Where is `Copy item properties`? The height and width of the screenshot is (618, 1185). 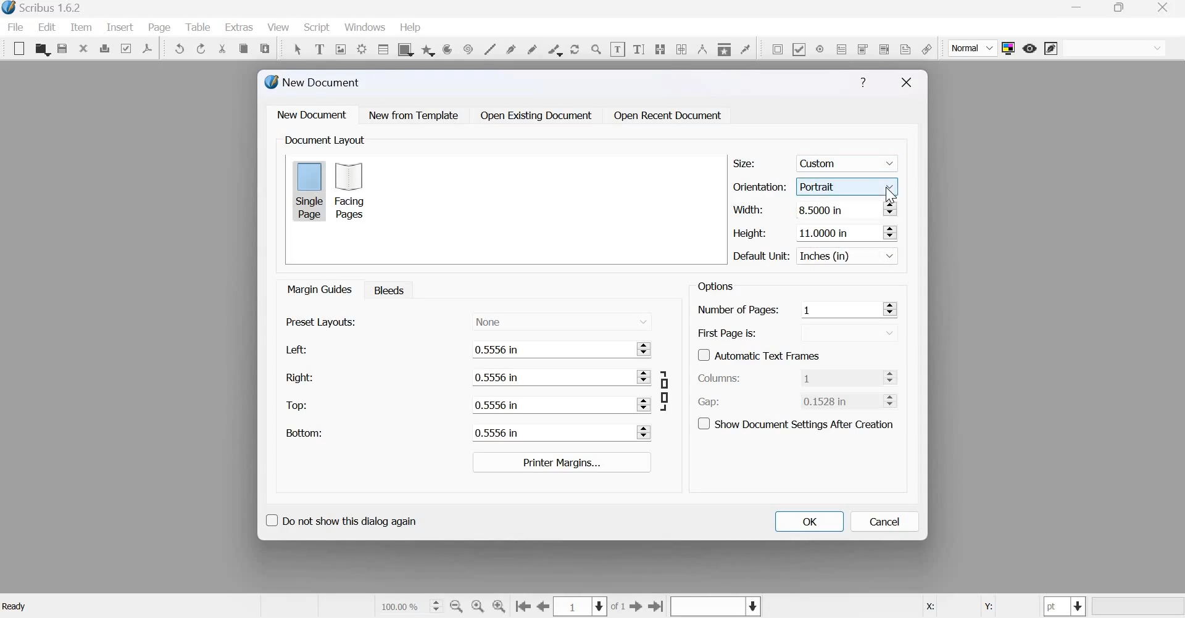 Copy item properties is located at coordinates (723, 47).